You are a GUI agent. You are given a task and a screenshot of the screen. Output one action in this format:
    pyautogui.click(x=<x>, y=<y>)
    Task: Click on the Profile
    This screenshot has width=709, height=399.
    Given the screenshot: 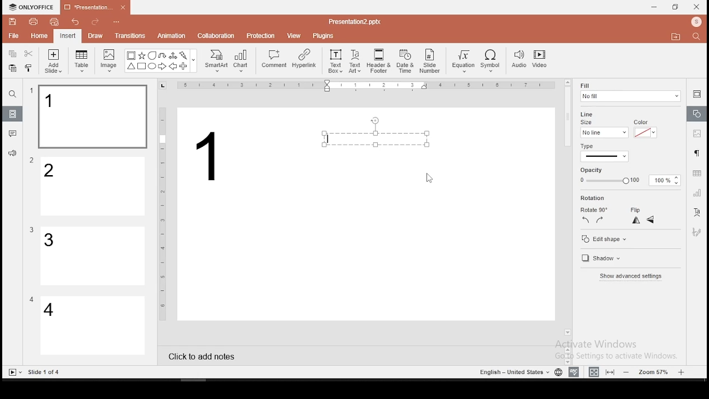 What is the action you would take?
    pyautogui.click(x=697, y=22)
    